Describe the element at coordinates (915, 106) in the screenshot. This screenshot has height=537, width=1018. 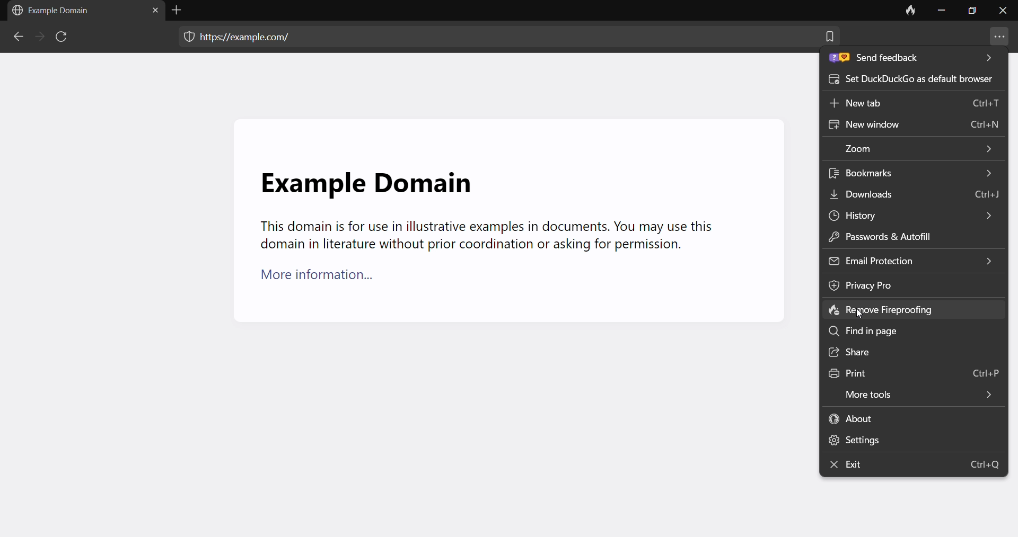
I see `new tab` at that location.